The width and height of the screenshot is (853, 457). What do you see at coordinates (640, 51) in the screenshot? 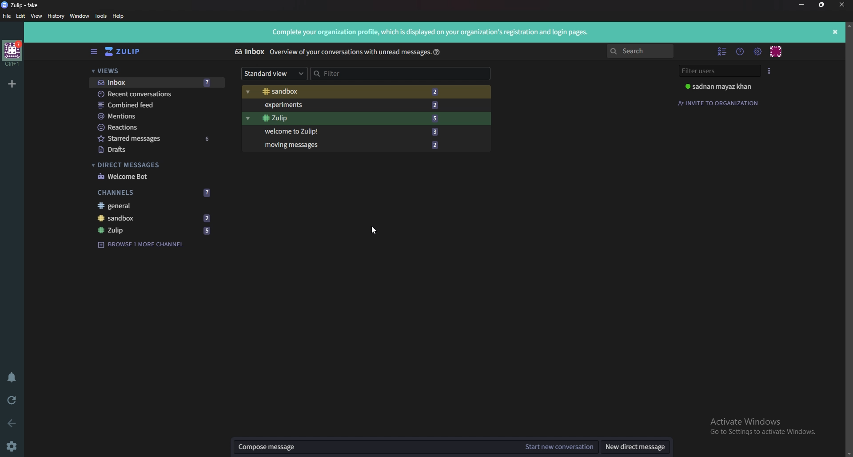
I see `Search` at bounding box center [640, 51].